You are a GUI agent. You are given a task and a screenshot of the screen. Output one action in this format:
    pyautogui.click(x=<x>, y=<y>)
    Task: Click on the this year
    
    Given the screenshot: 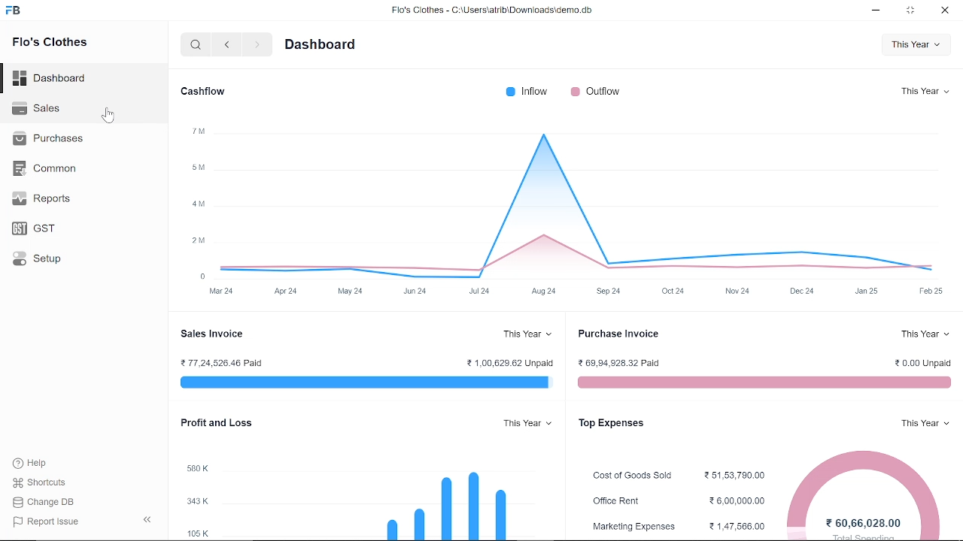 What is the action you would take?
    pyautogui.click(x=914, y=47)
    